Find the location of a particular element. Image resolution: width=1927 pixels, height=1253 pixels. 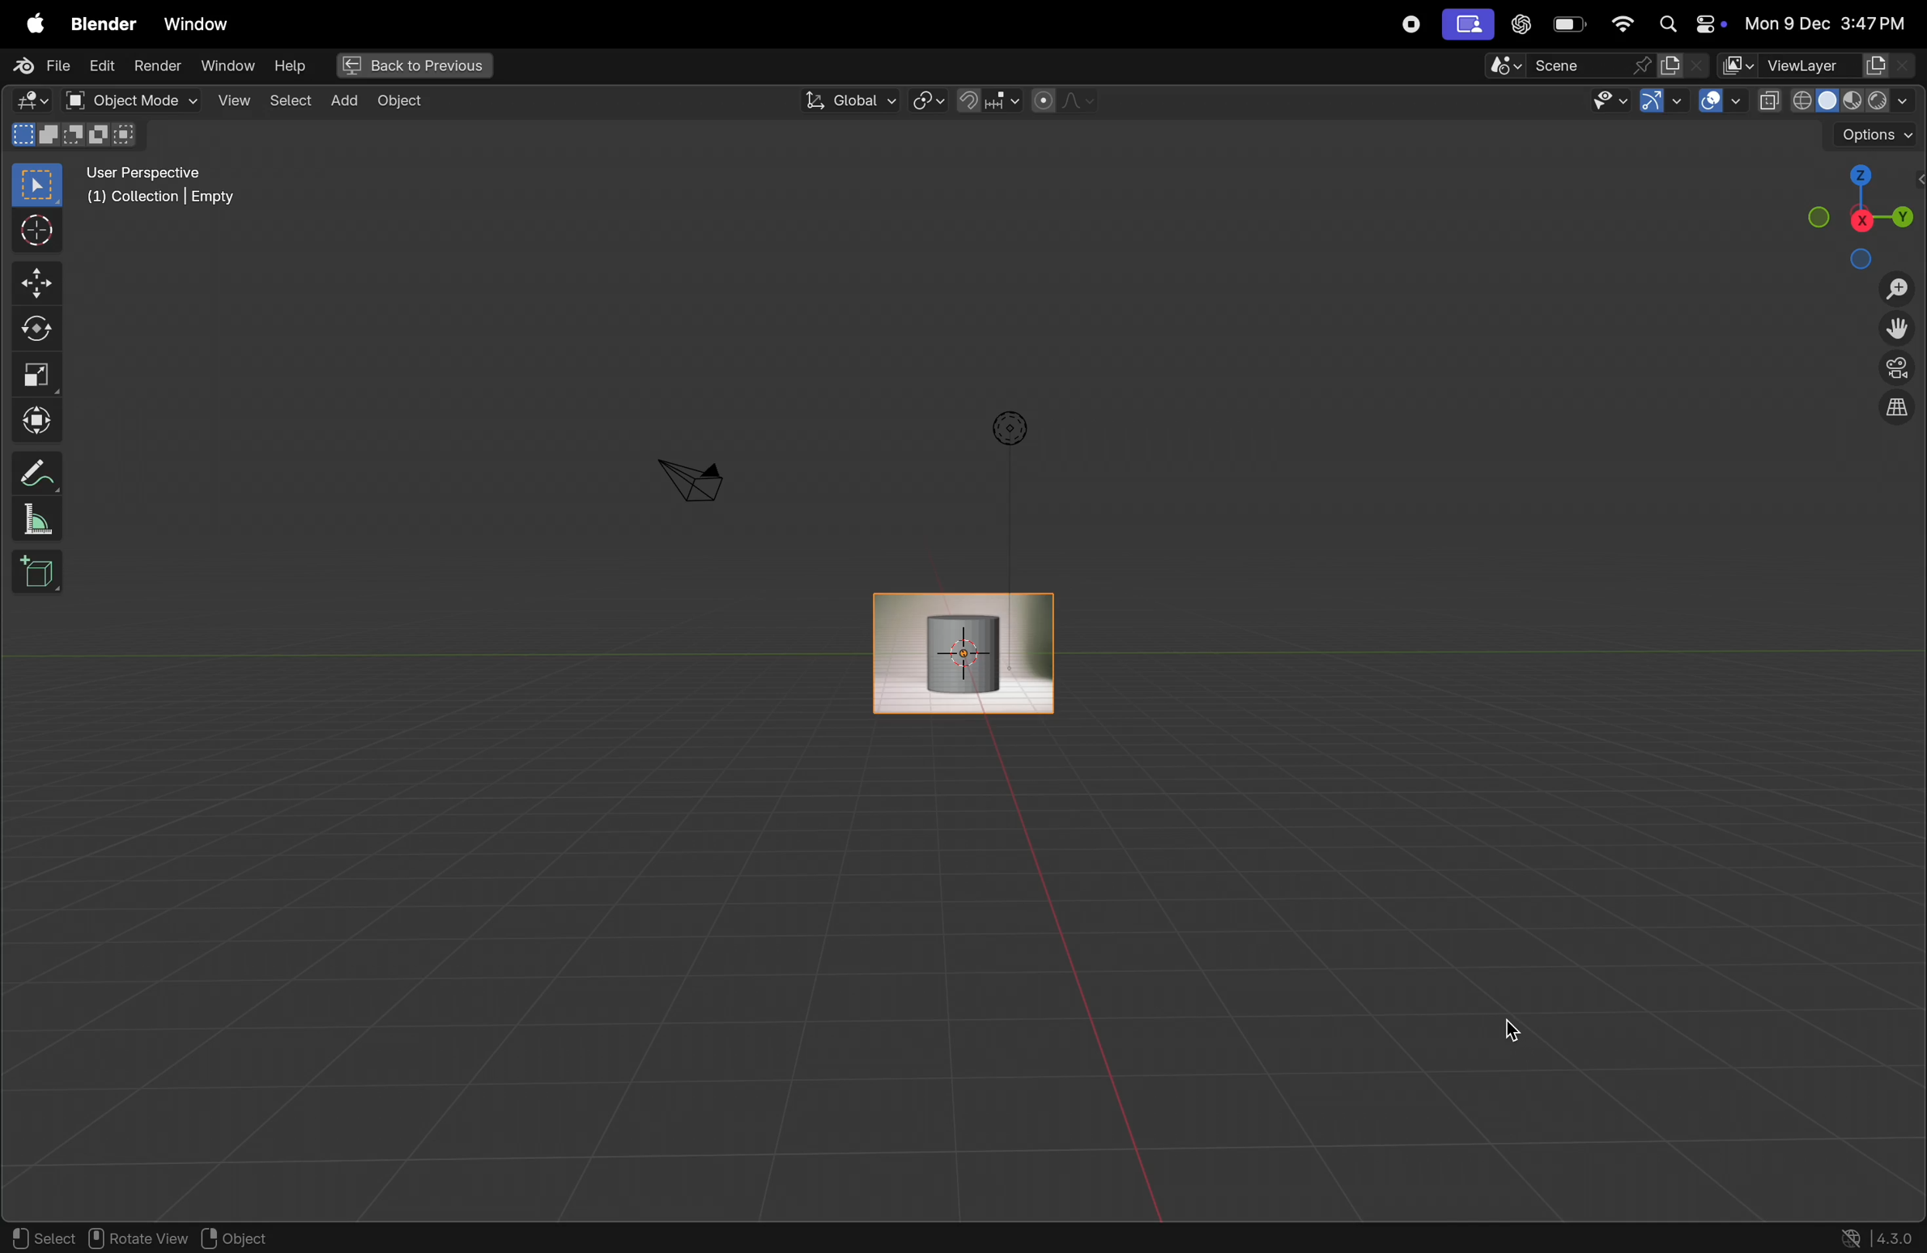

select point is located at coordinates (36, 184).